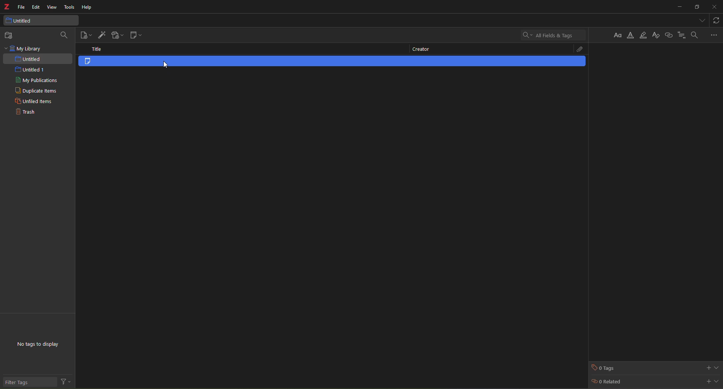 The image size is (723, 389). I want to click on my publications, so click(38, 81).